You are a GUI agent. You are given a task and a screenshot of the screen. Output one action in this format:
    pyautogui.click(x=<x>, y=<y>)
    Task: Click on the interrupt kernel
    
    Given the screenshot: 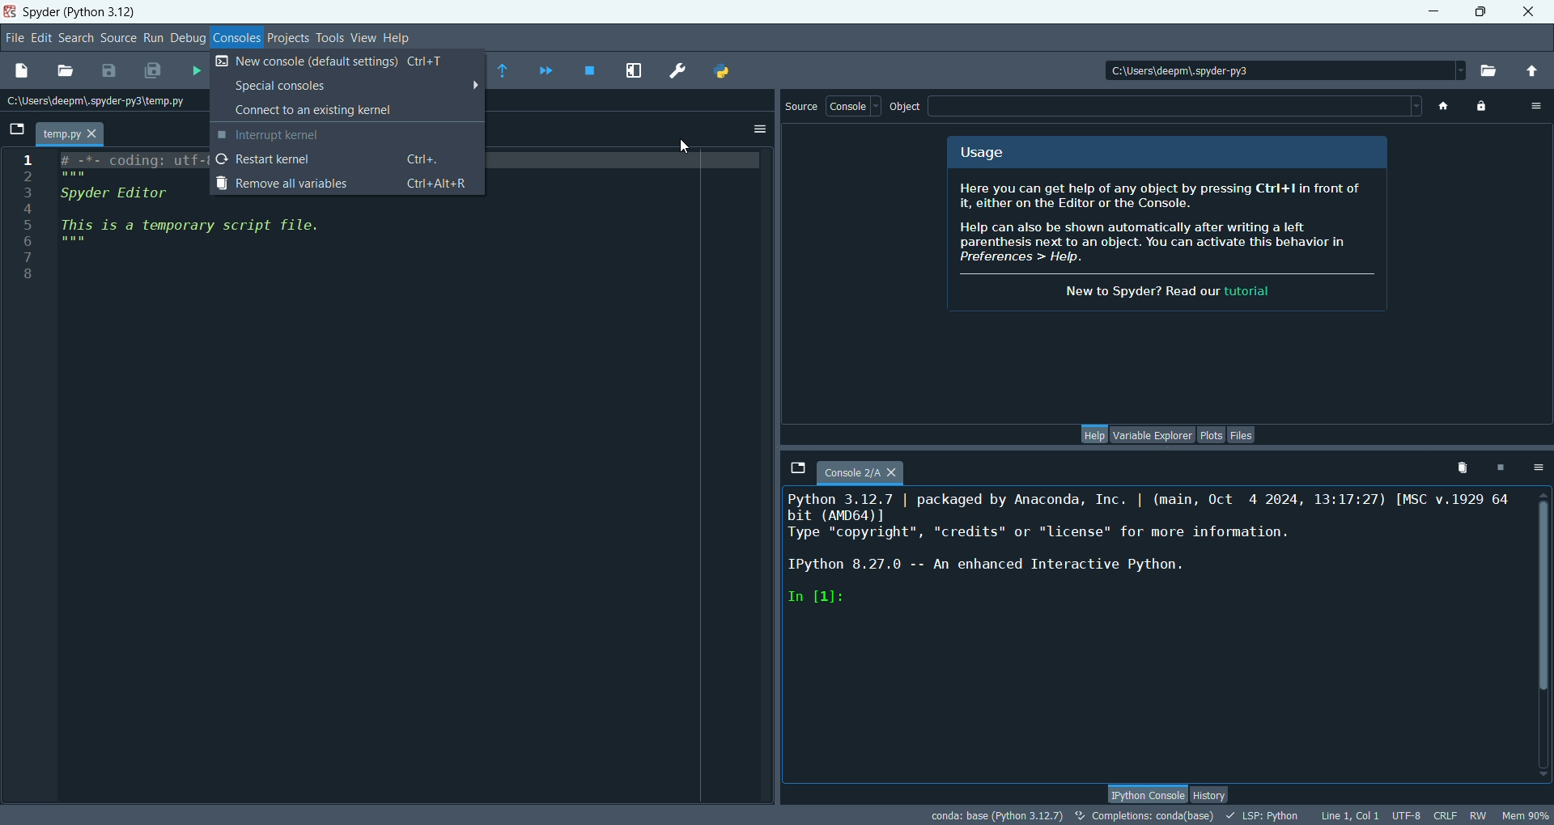 What is the action you would take?
    pyautogui.click(x=1498, y=468)
    